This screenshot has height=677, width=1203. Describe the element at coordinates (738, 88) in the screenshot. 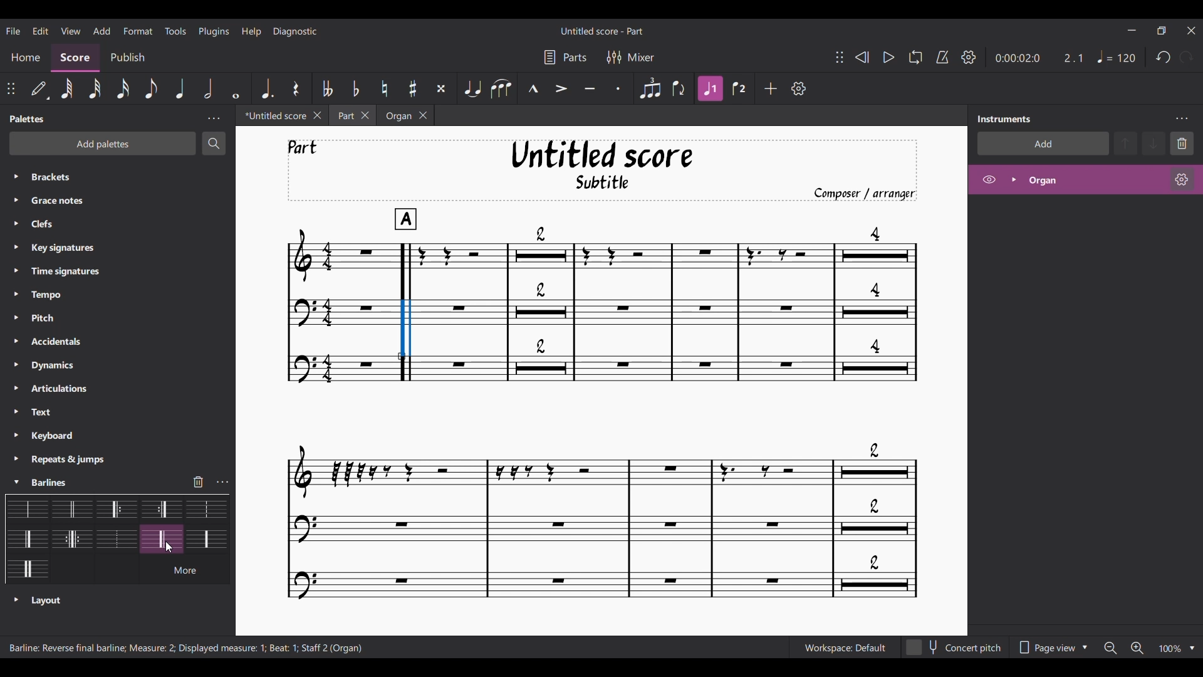

I see `Voice 2` at that location.